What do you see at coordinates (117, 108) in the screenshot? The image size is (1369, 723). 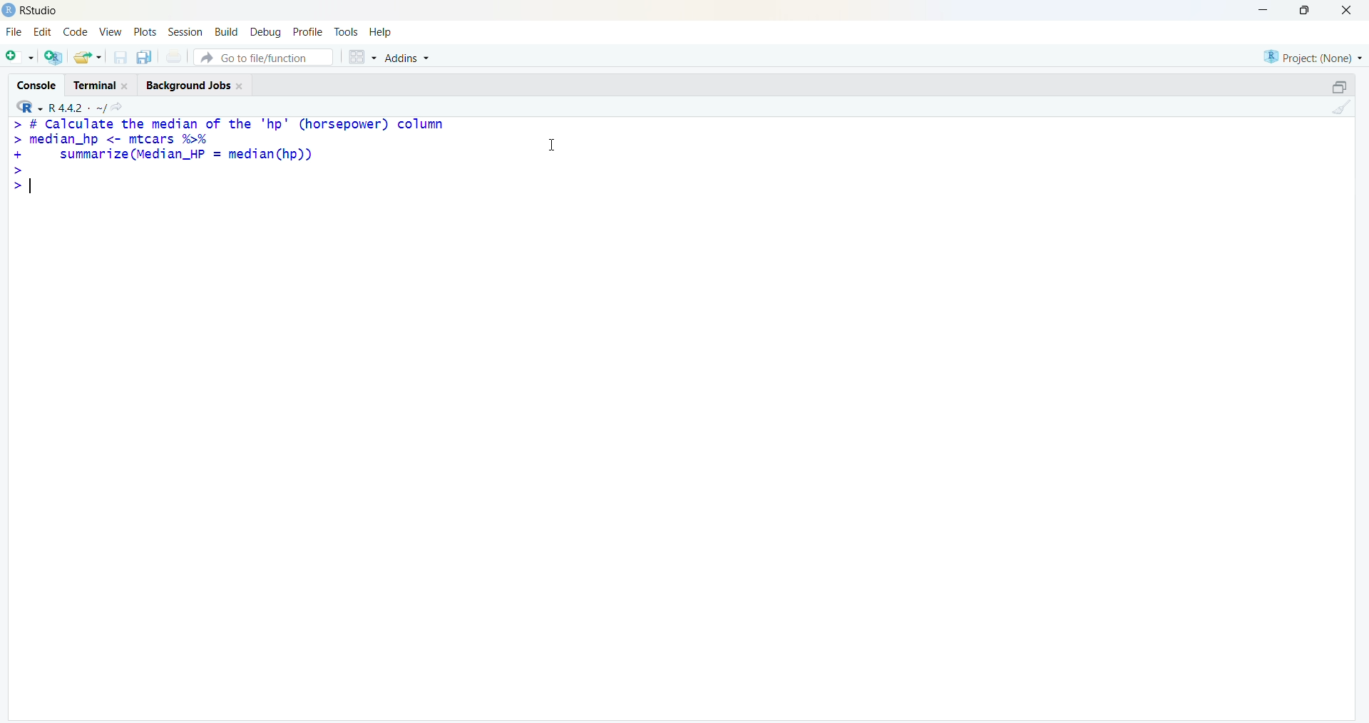 I see `share icon` at bounding box center [117, 108].